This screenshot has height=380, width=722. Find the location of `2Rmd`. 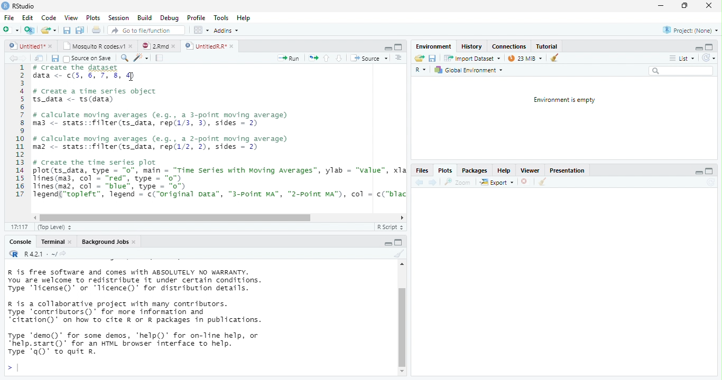

2Rmd is located at coordinates (154, 46).